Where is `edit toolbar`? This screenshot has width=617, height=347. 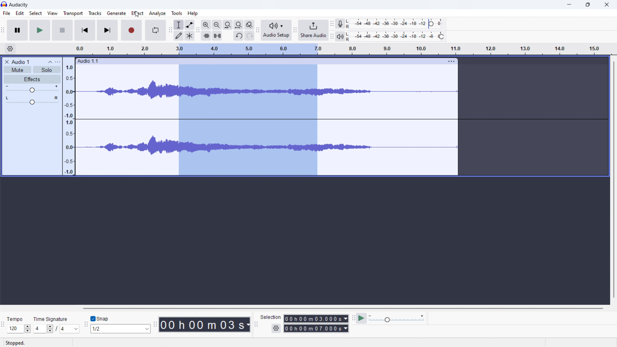 edit toolbar is located at coordinates (198, 31).